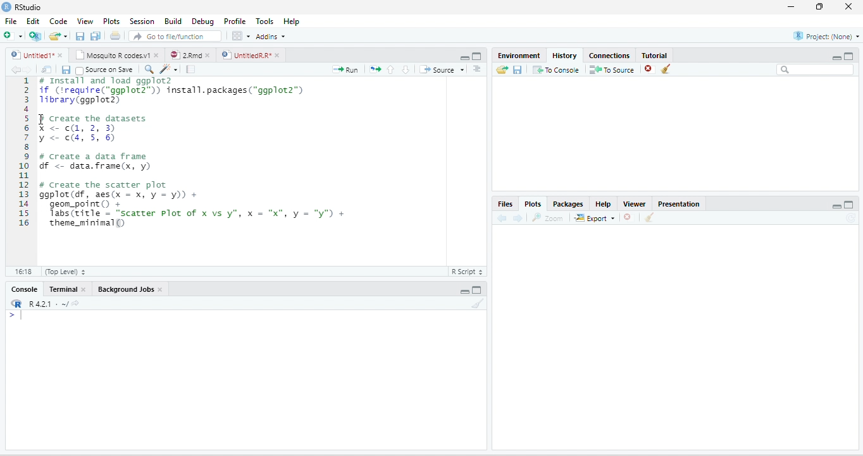 Image resolution: width=863 pixels, height=456 pixels. Describe the element at coordinates (66, 70) in the screenshot. I see `Save current document` at that location.